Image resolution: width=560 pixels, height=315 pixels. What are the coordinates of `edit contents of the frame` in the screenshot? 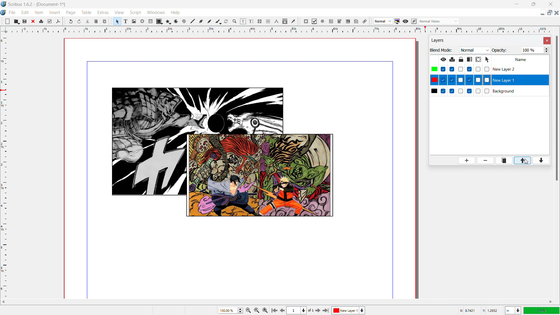 It's located at (243, 21).